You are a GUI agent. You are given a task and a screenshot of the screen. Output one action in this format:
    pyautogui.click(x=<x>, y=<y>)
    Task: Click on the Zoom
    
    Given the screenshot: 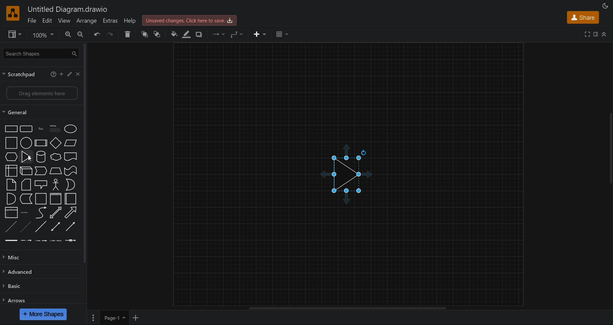 What is the action you would take?
    pyautogui.click(x=44, y=34)
    